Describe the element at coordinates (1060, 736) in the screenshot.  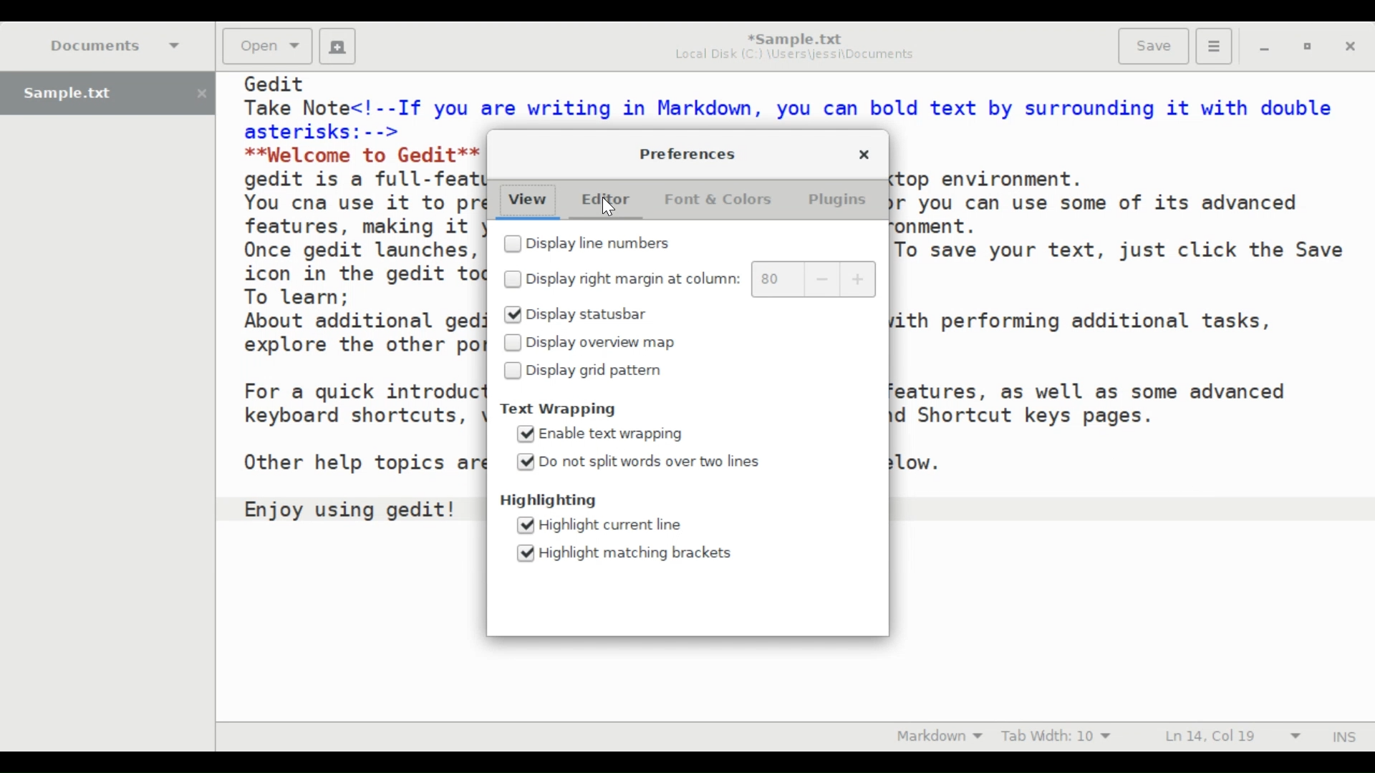
I see `Tab Width: 10` at that location.